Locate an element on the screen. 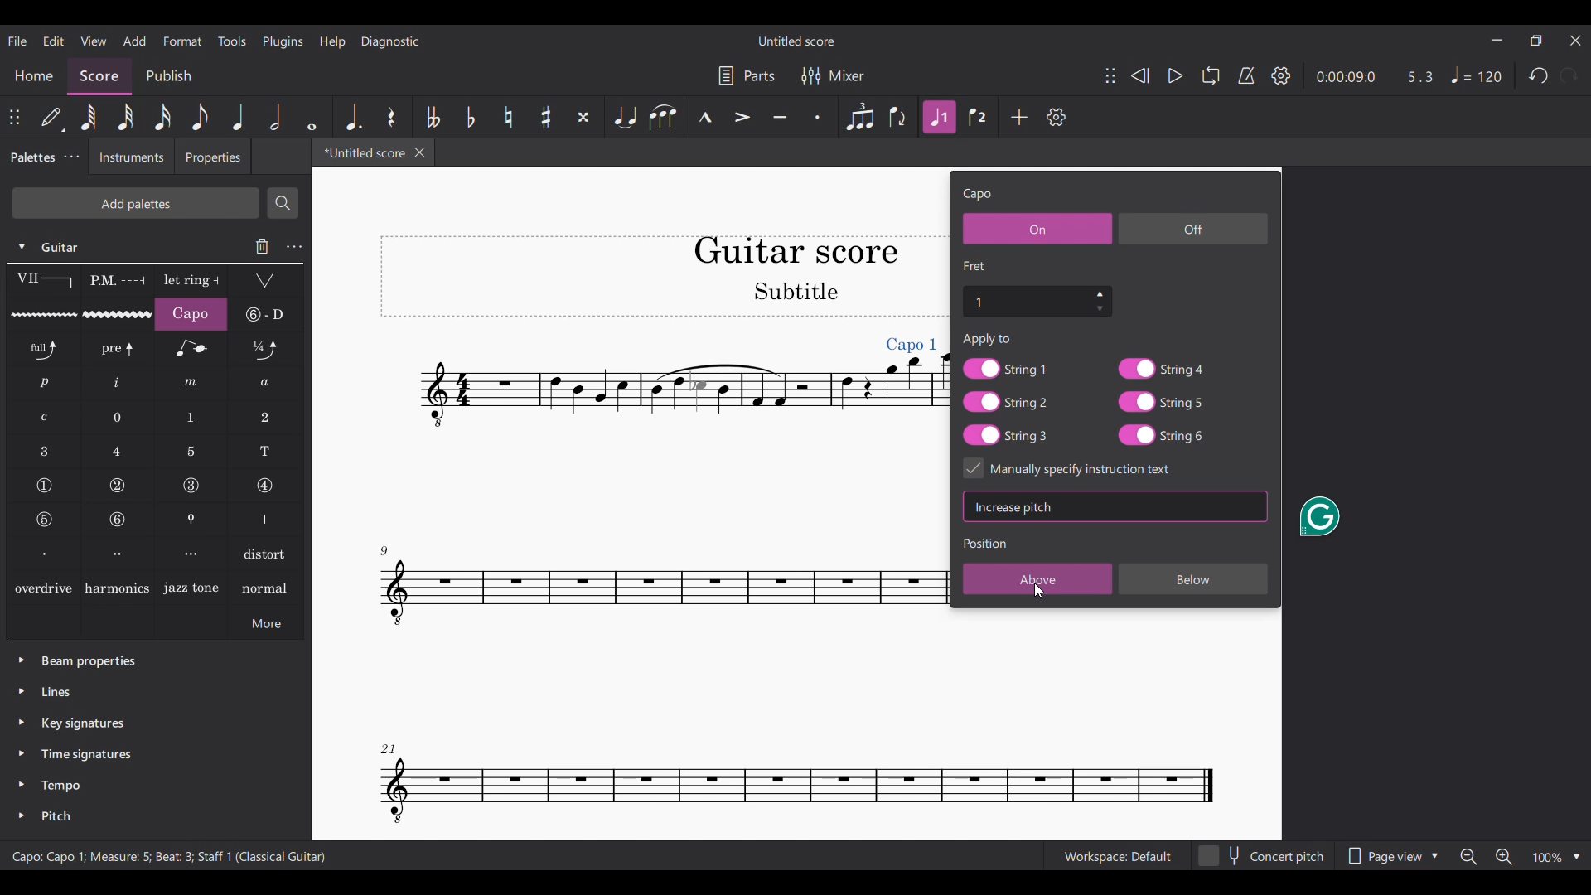 Image resolution: width=1591 pixels, height=895 pixels. LH guitar fingering 3 is located at coordinates (44, 451).